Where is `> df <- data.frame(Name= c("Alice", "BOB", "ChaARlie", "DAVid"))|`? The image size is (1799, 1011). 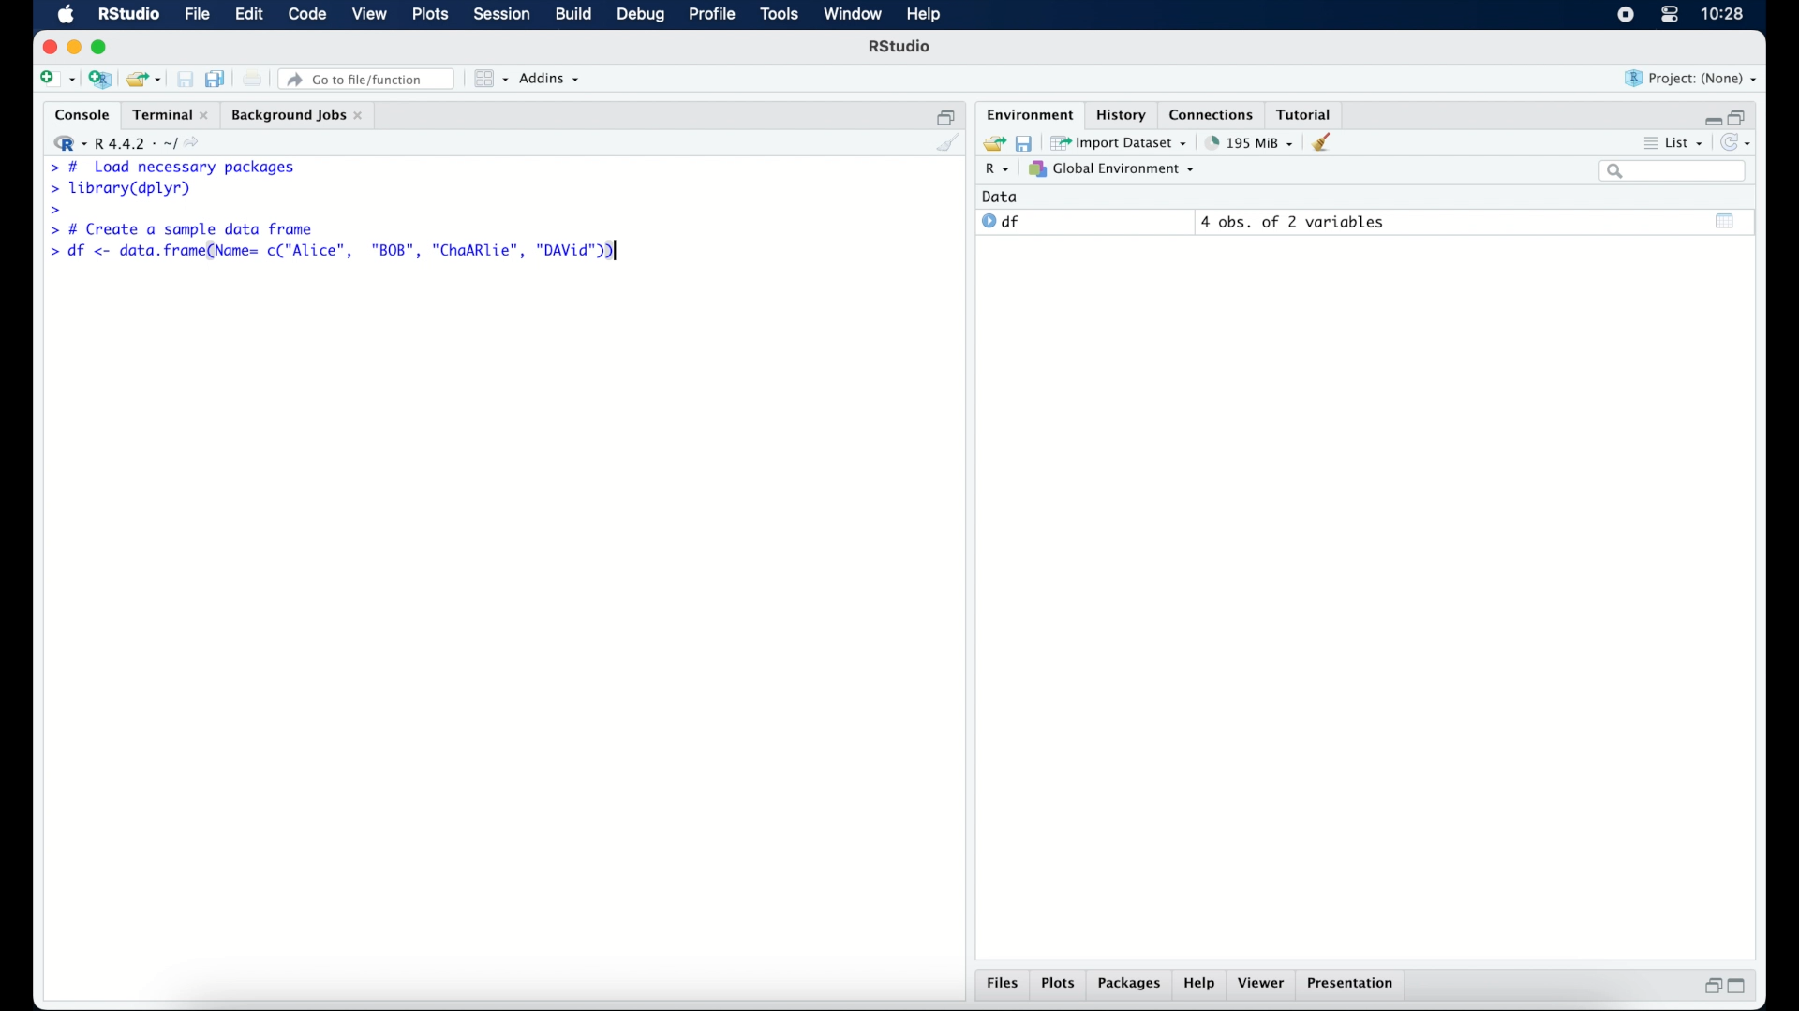
> df <- data.frame(Name= c("Alice", "BOB", "ChaARlie", "DAVid"))| is located at coordinates (338, 252).